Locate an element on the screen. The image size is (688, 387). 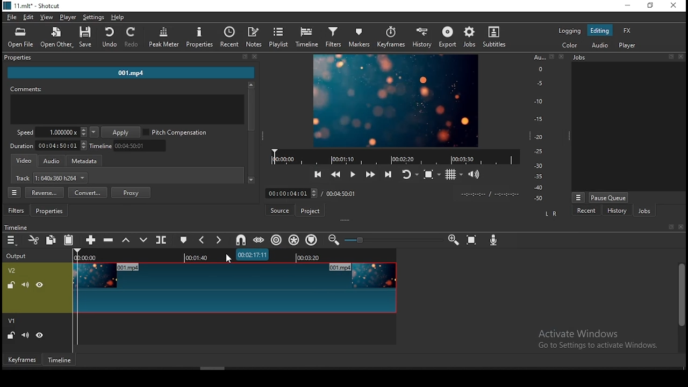
show volume control is located at coordinates (475, 176).